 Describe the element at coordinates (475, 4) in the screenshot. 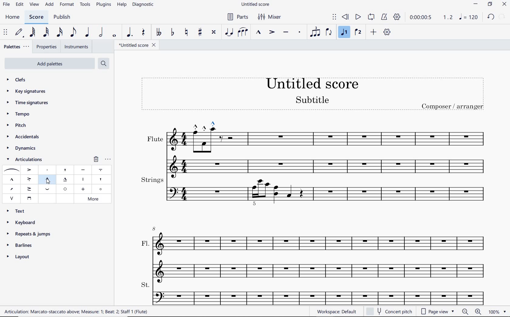

I see `minimize` at that location.